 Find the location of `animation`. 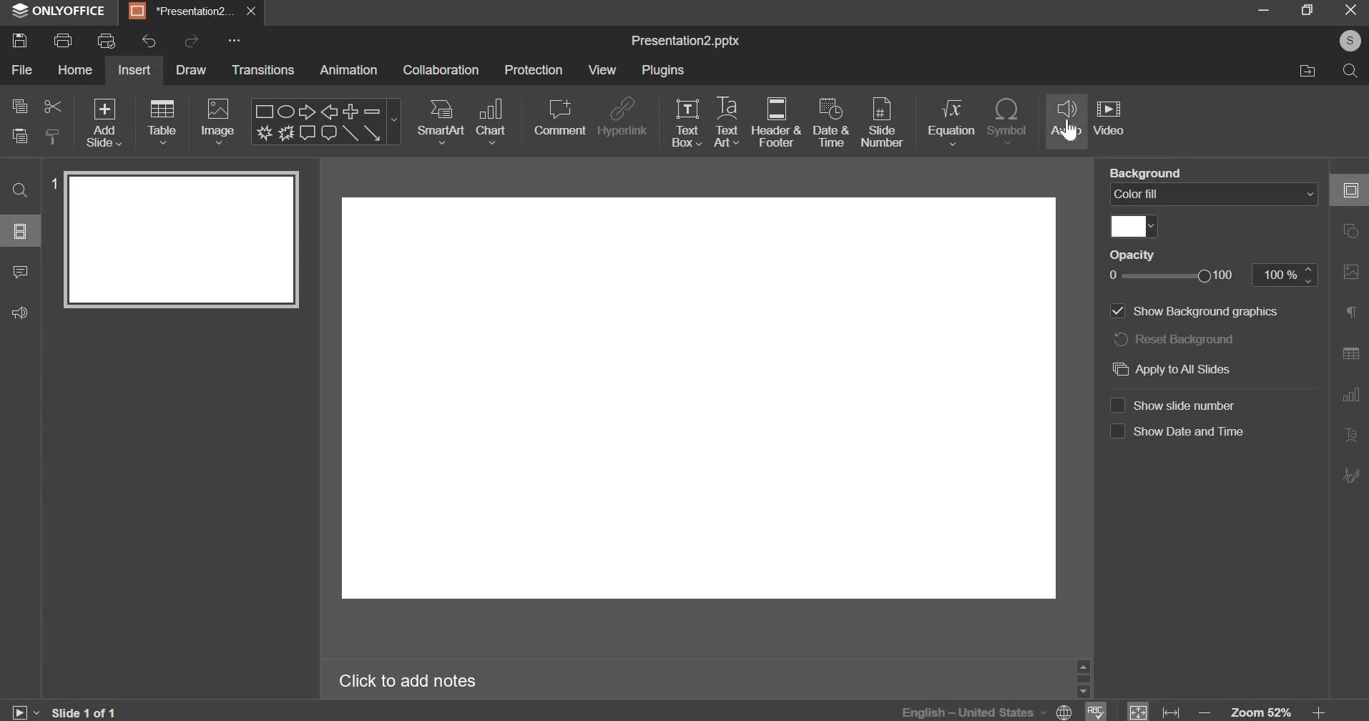

animation is located at coordinates (348, 71).